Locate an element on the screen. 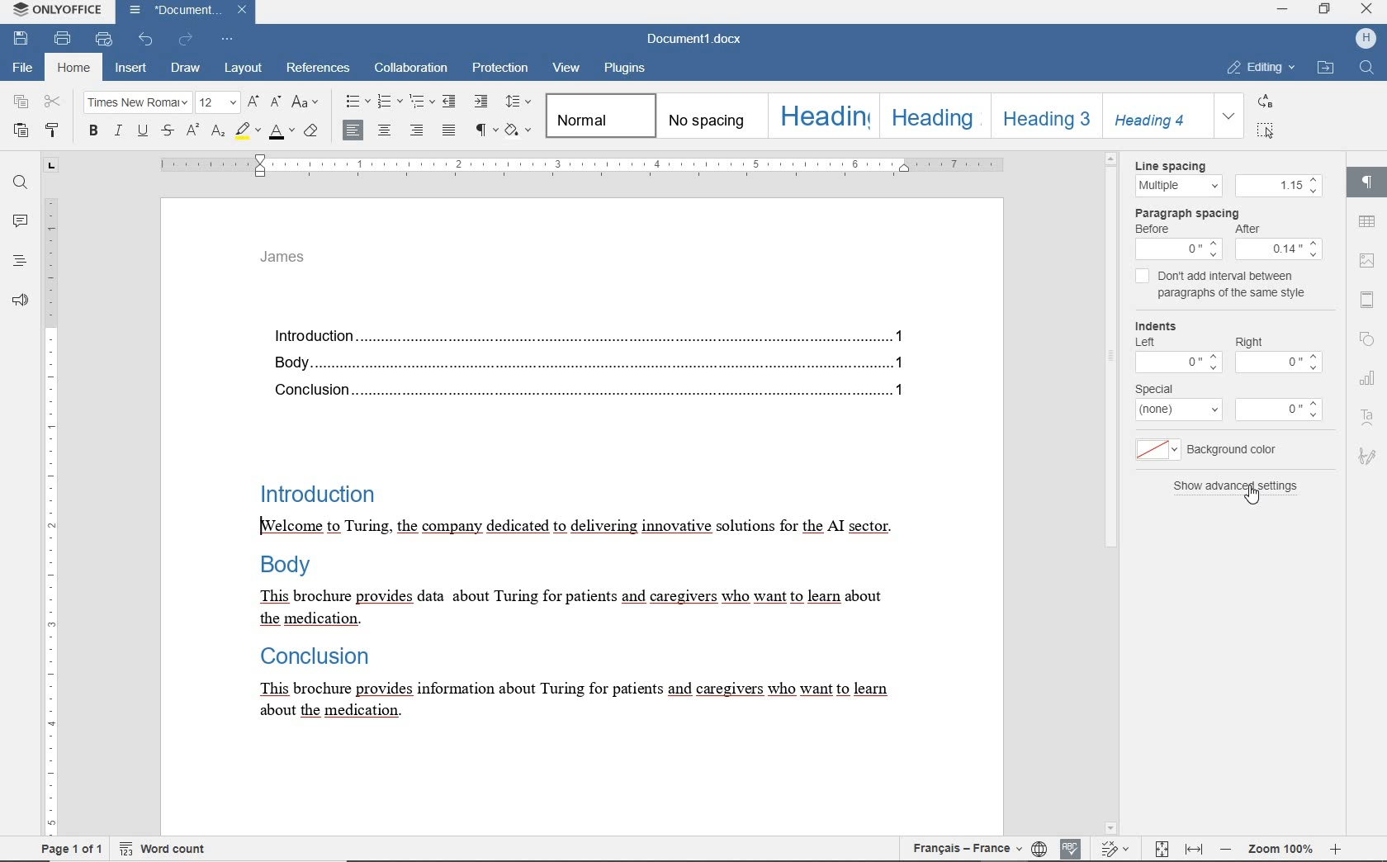  image is located at coordinates (1368, 260).